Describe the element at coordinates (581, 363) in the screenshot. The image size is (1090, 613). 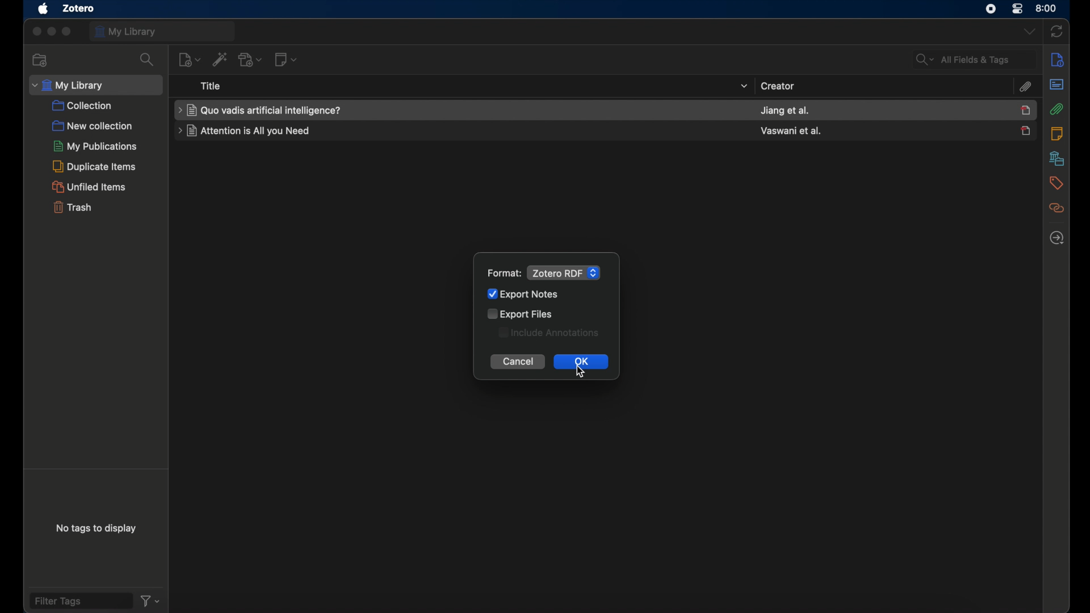
I see `ok` at that location.